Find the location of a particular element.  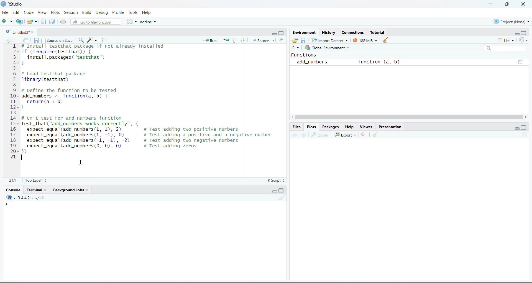

minimize is located at coordinates (274, 191).